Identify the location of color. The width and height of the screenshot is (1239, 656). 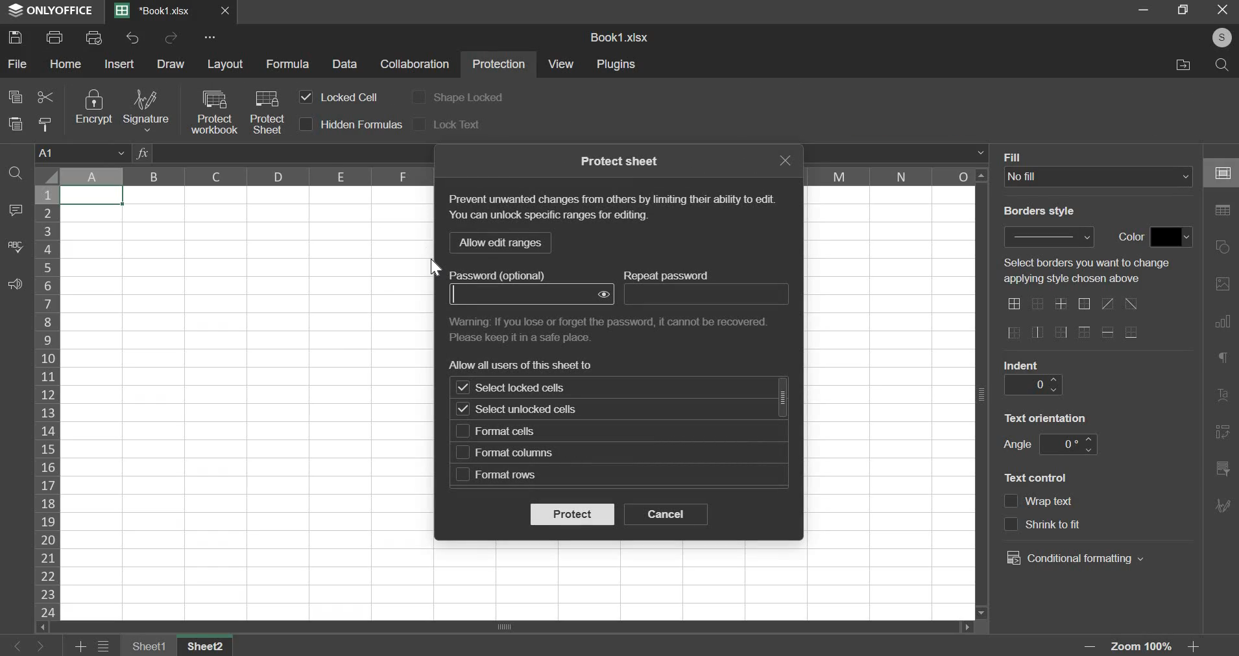
(1129, 237).